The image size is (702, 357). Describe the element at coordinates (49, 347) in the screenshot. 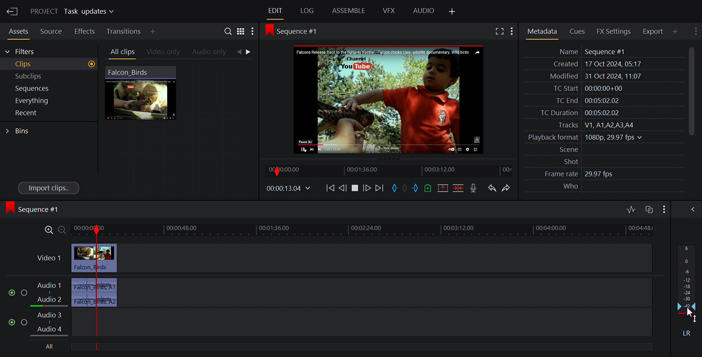

I see `All` at that location.